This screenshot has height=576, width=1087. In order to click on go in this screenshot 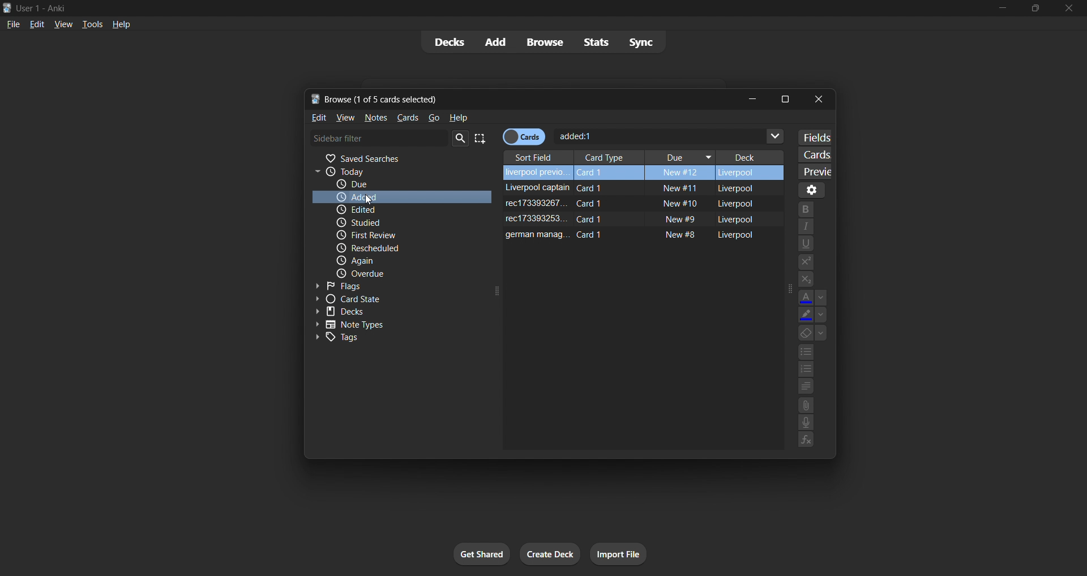, I will do `click(434, 118)`.